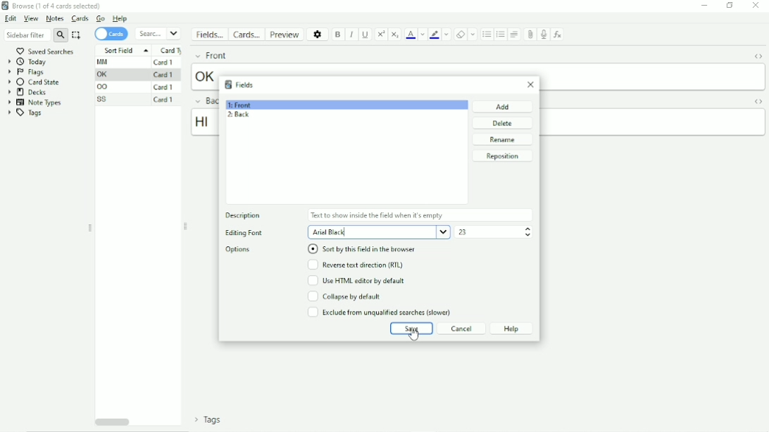  Describe the element at coordinates (211, 37) in the screenshot. I see `Fields` at that location.